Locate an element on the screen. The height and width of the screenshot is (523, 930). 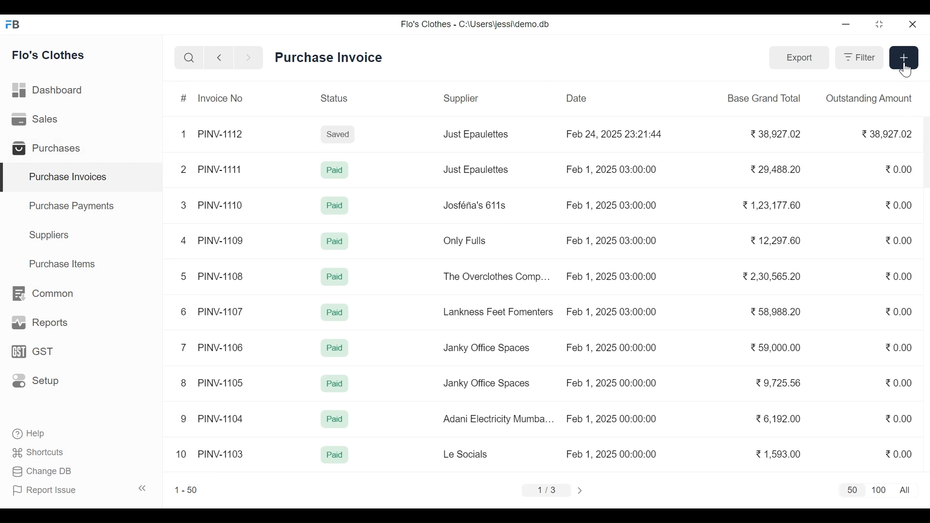
Just Epaulettes is located at coordinates (477, 169).